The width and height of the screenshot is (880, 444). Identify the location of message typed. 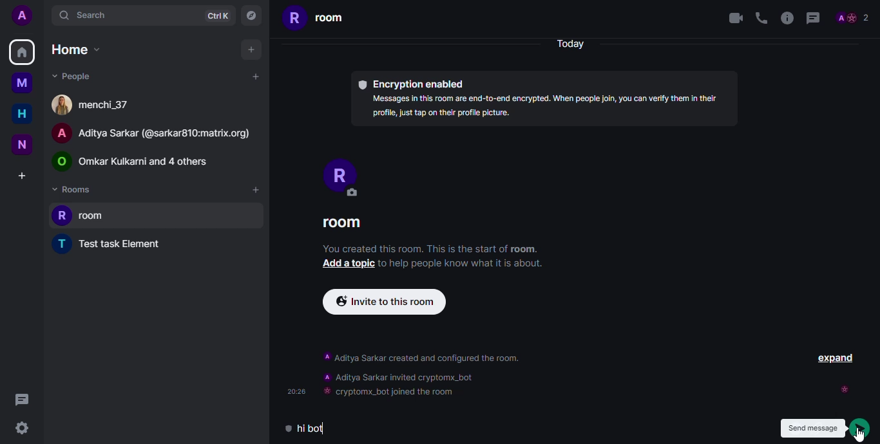
(305, 429).